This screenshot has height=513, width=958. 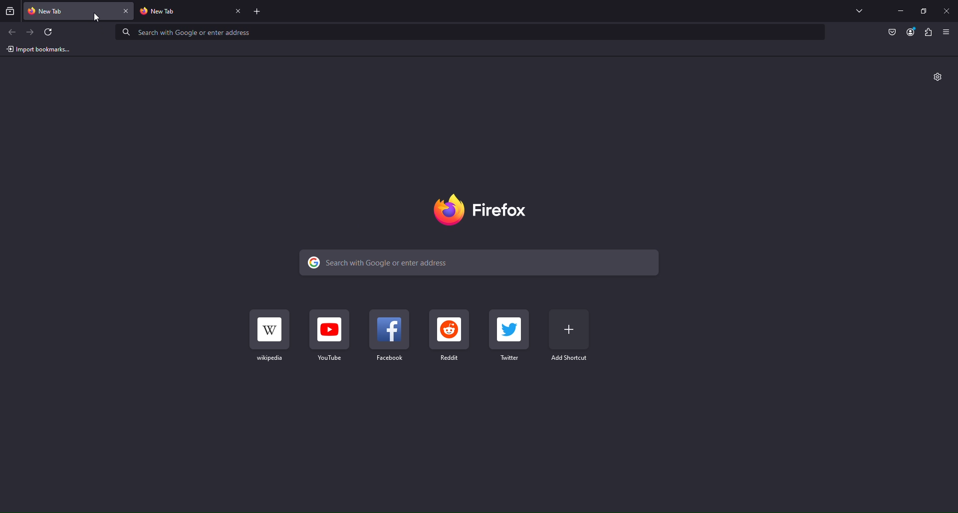 I want to click on Settings, so click(x=938, y=78).